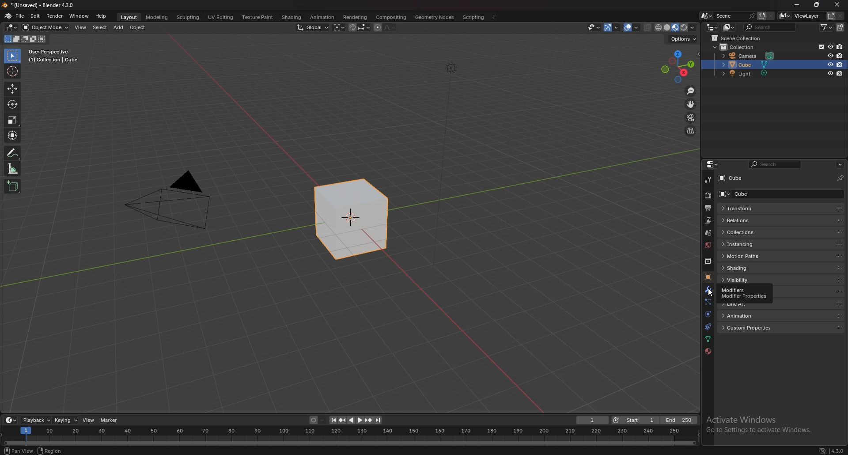  I want to click on hide in viewport, so click(829, 73).